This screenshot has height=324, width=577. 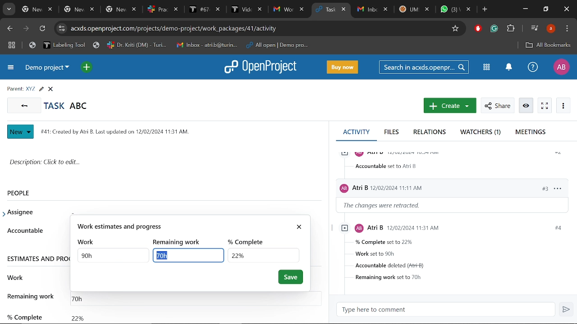 What do you see at coordinates (61, 28) in the screenshot?
I see `Cite information` at bounding box center [61, 28].